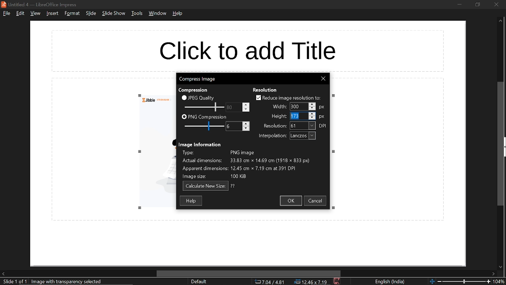 Image resolution: width=506 pixels, height=285 pixels. What do you see at coordinates (35, 14) in the screenshot?
I see `view` at bounding box center [35, 14].